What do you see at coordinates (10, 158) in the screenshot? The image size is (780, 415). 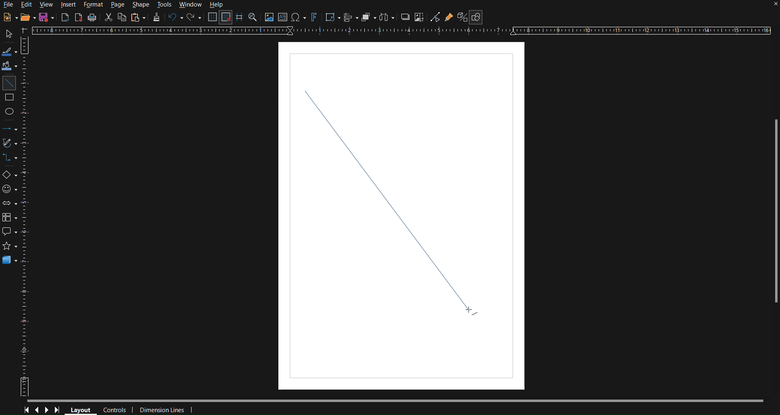 I see `Connections` at bounding box center [10, 158].